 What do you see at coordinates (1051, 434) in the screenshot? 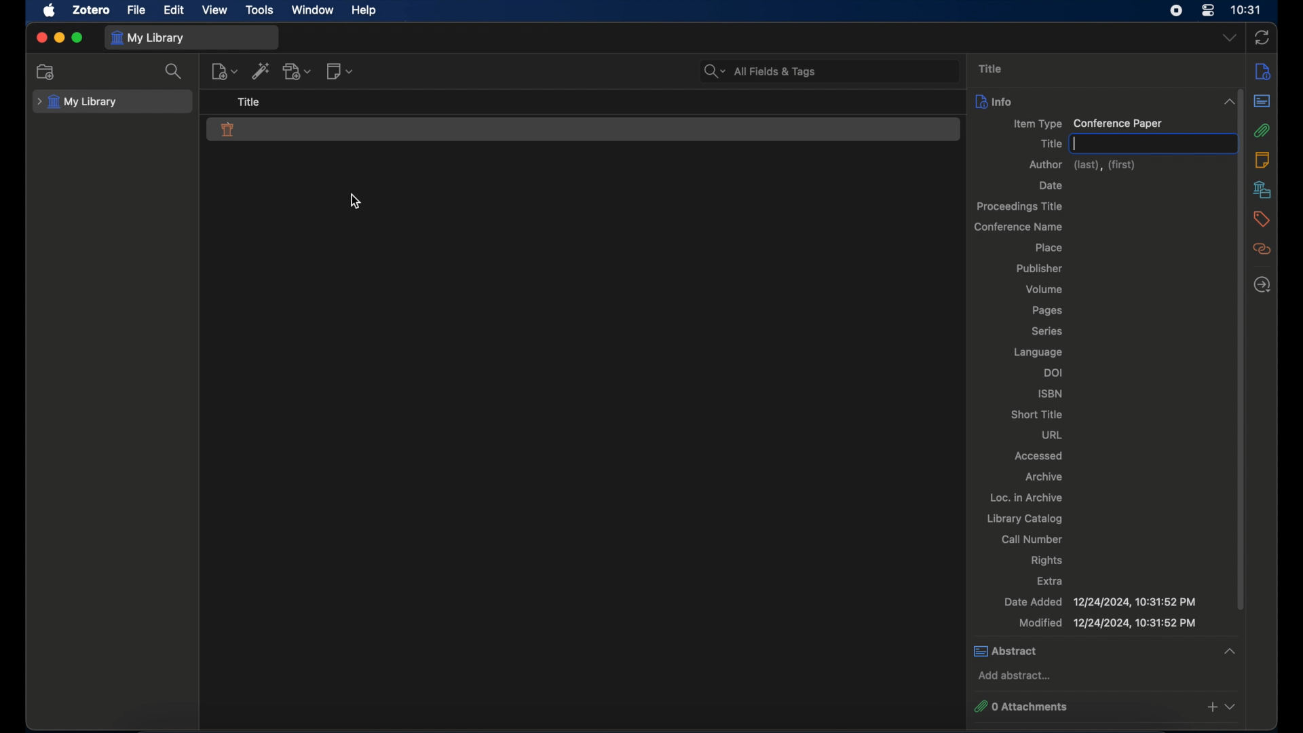
I see `url` at bounding box center [1051, 434].